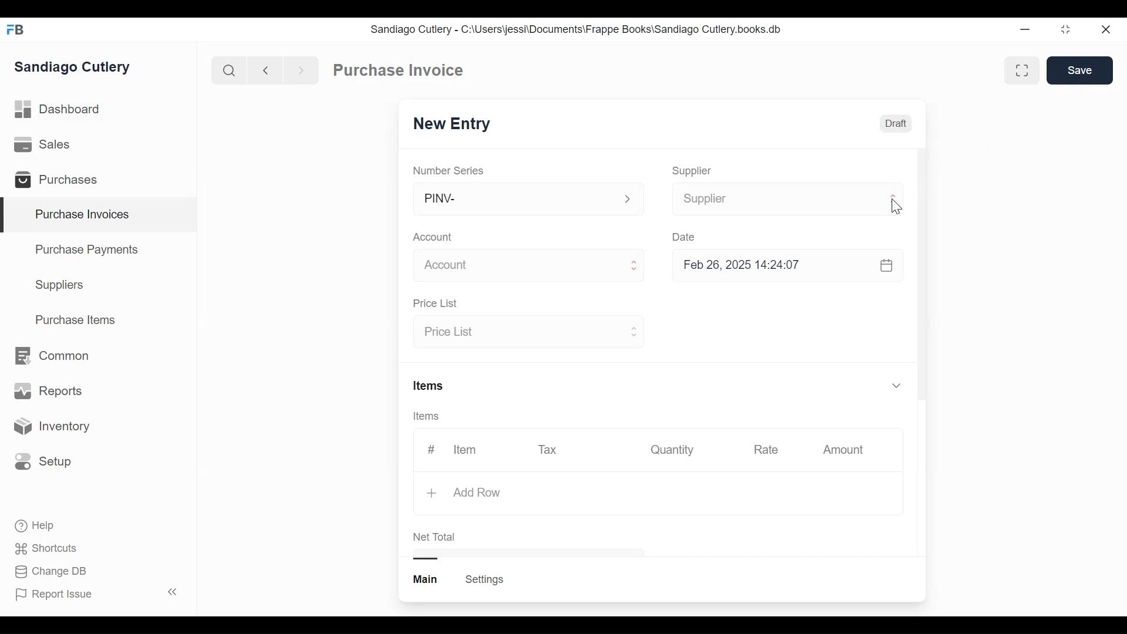 The image size is (1127, 634). What do you see at coordinates (301, 69) in the screenshot?
I see `Navigate forward` at bounding box center [301, 69].